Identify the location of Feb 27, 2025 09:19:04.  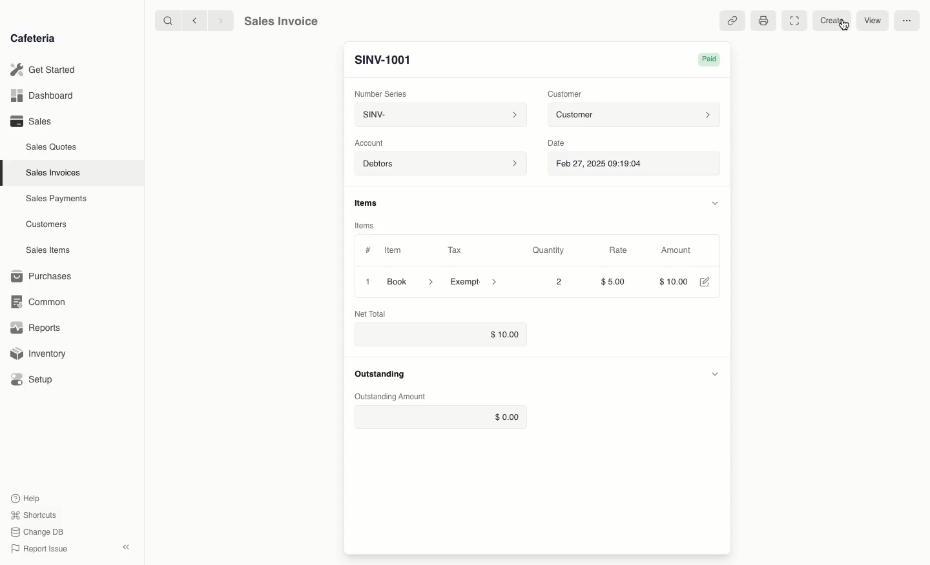
(635, 164).